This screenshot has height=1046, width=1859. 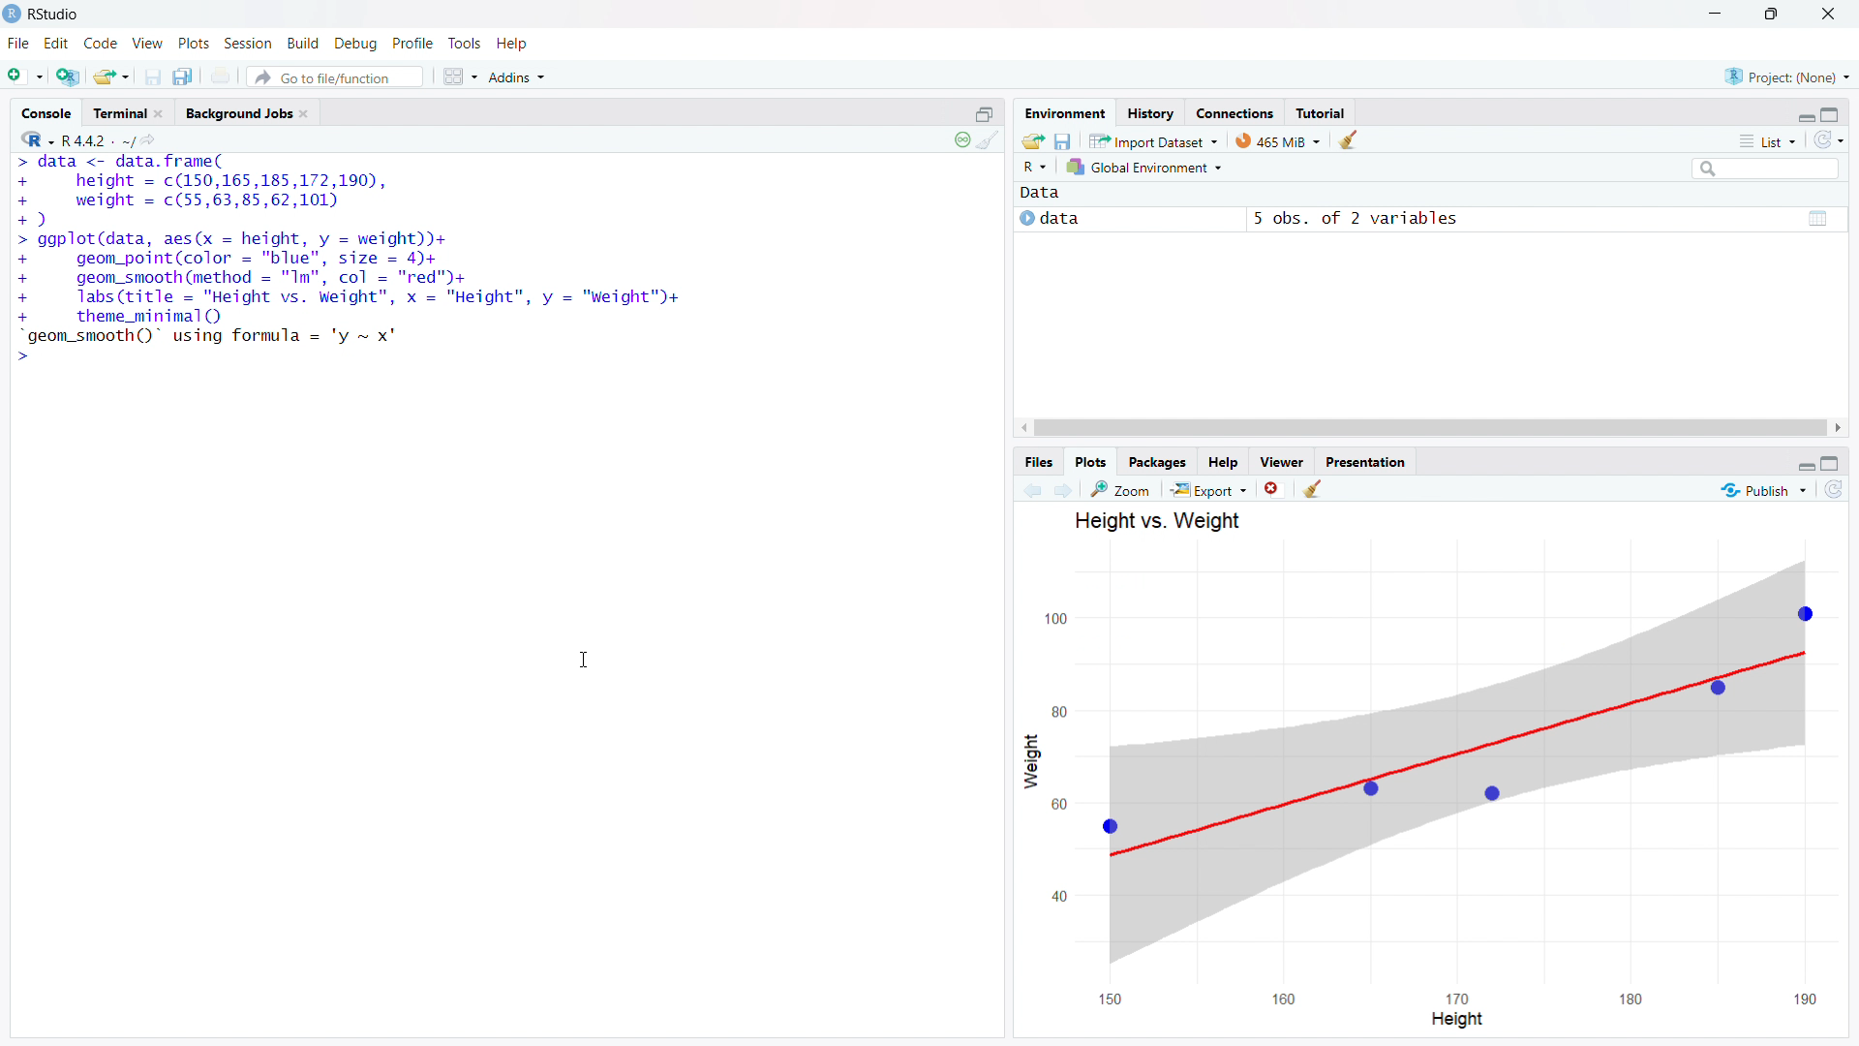 What do you see at coordinates (961, 139) in the screenshot?
I see `show status` at bounding box center [961, 139].